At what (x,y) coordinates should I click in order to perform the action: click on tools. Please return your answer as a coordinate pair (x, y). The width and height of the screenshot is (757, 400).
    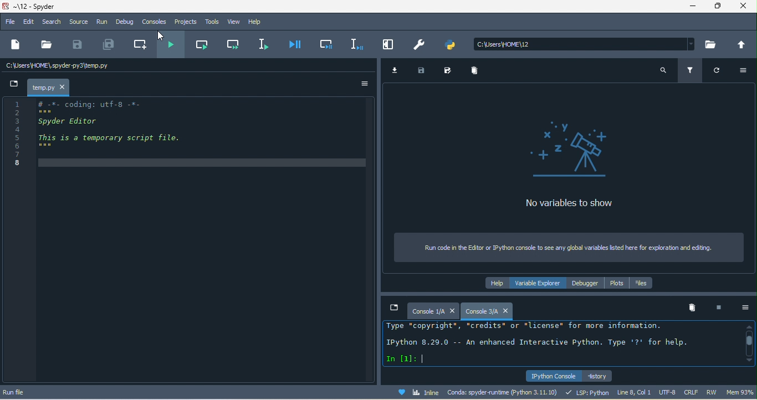
    Looking at the image, I should click on (213, 23).